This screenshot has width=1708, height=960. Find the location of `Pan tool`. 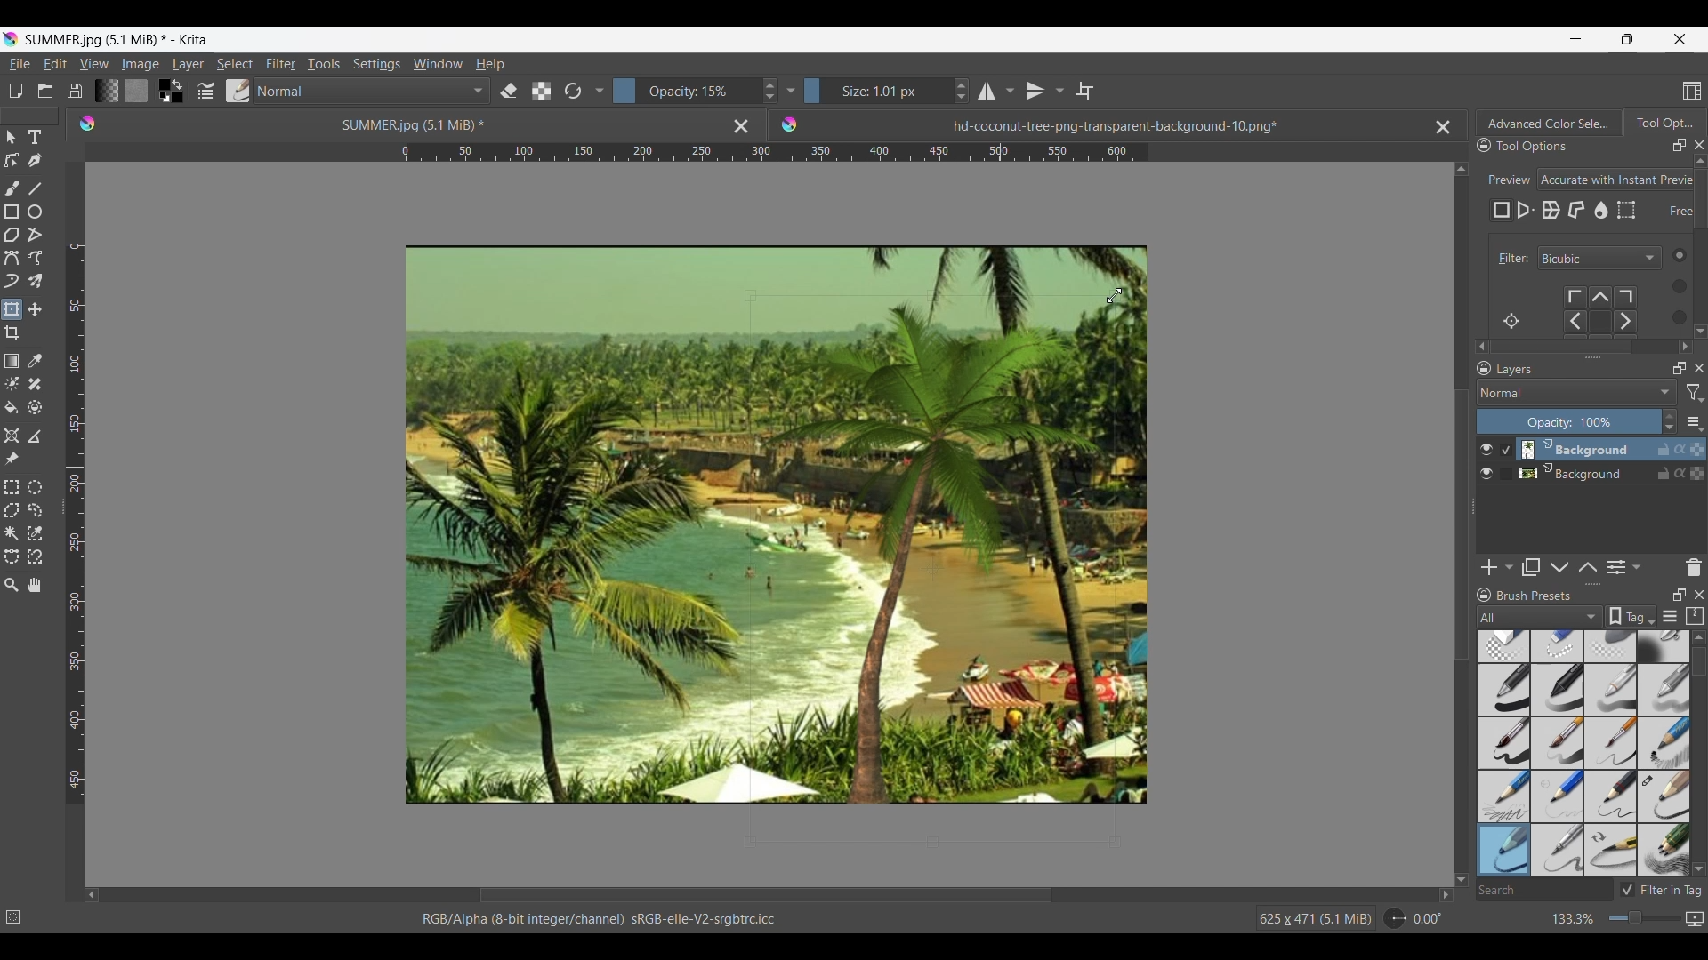

Pan tool is located at coordinates (36, 585).